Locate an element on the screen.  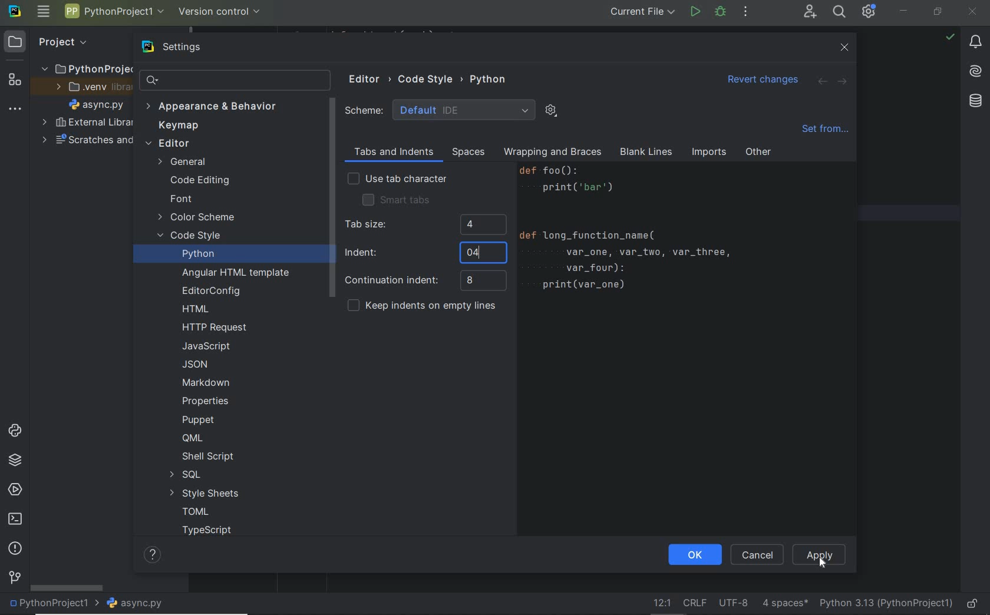
Search Everywhere is located at coordinates (839, 14).